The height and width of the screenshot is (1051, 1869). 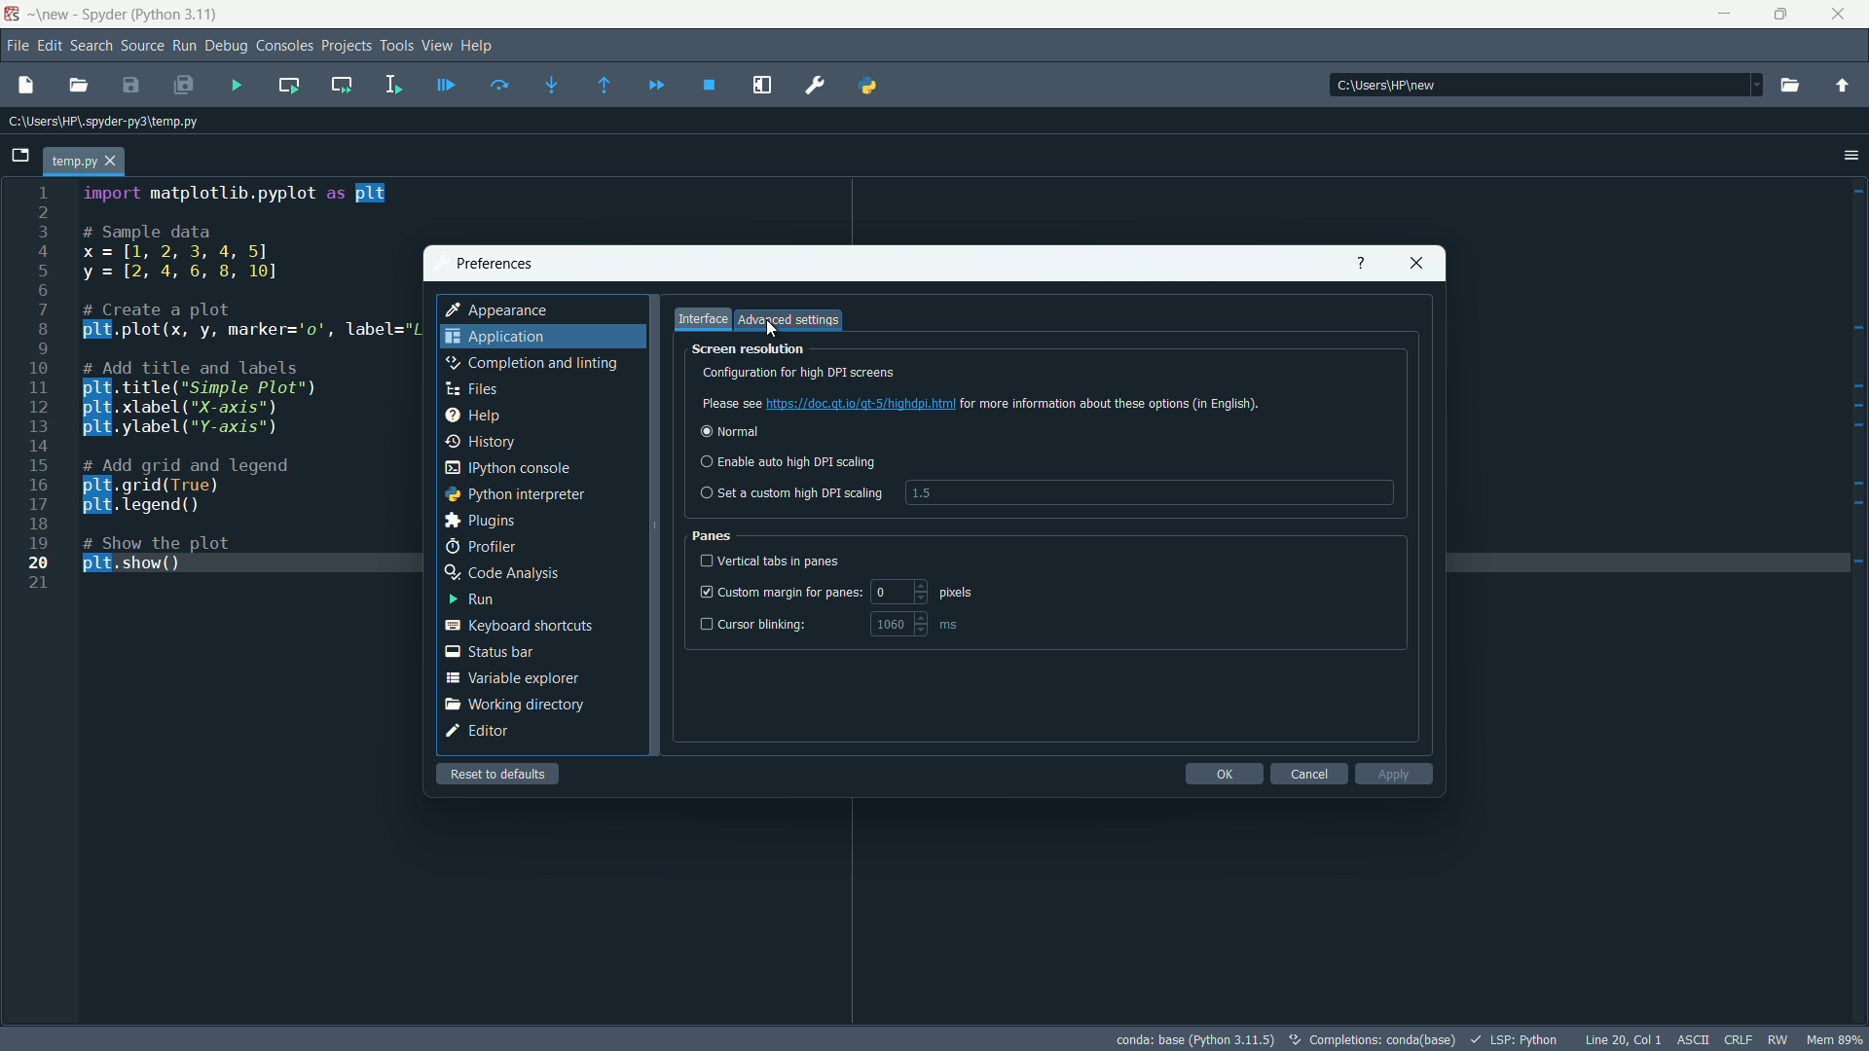 What do you see at coordinates (1516, 1040) in the screenshot?
I see `LSP:Python` at bounding box center [1516, 1040].